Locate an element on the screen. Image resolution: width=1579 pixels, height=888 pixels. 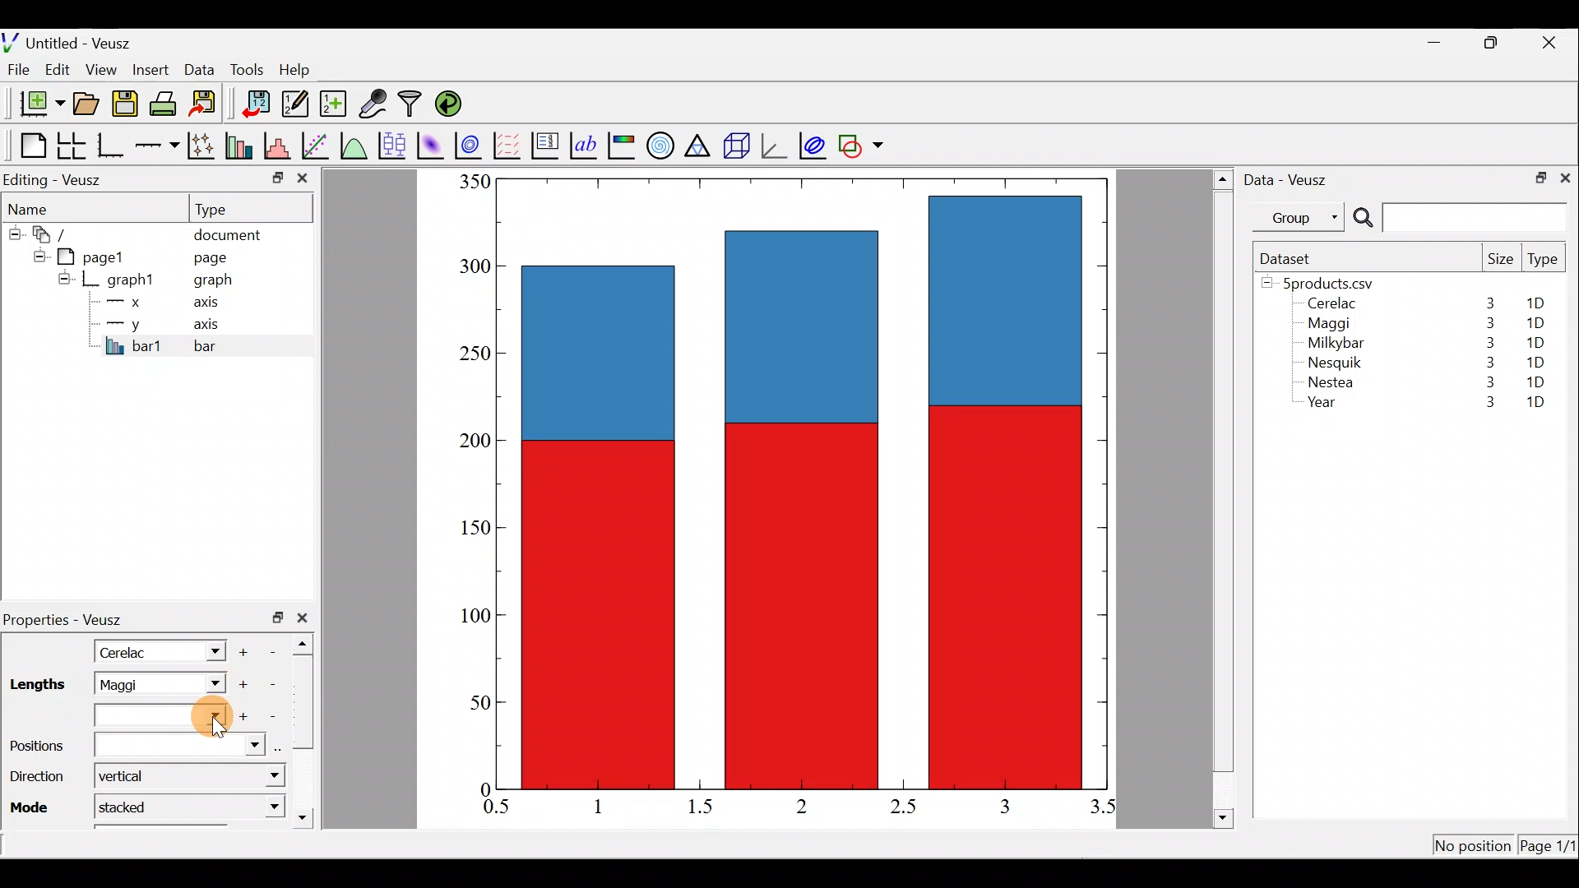
100 is located at coordinates (470, 617).